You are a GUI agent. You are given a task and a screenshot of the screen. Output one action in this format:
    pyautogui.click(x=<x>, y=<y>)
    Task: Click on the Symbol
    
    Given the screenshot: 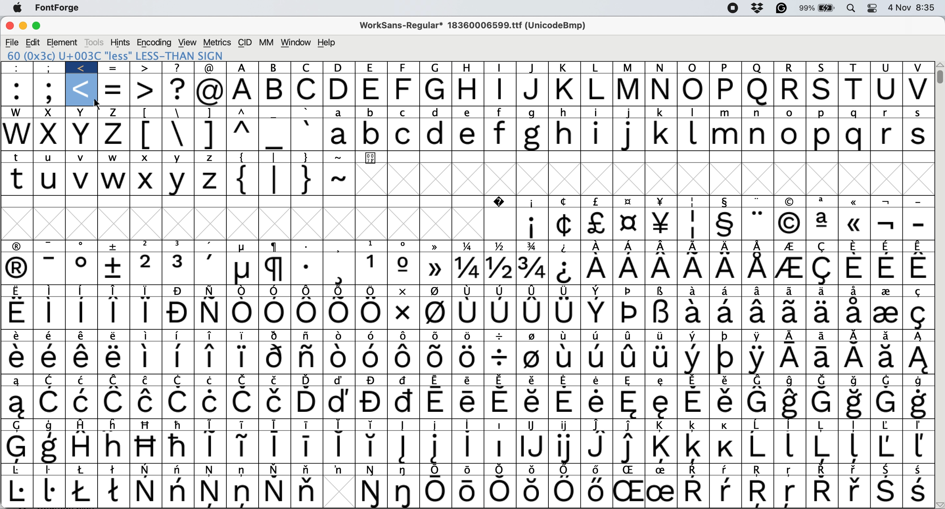 What is the action you would take?
    pyautogui.click(x=532, y=223)
    